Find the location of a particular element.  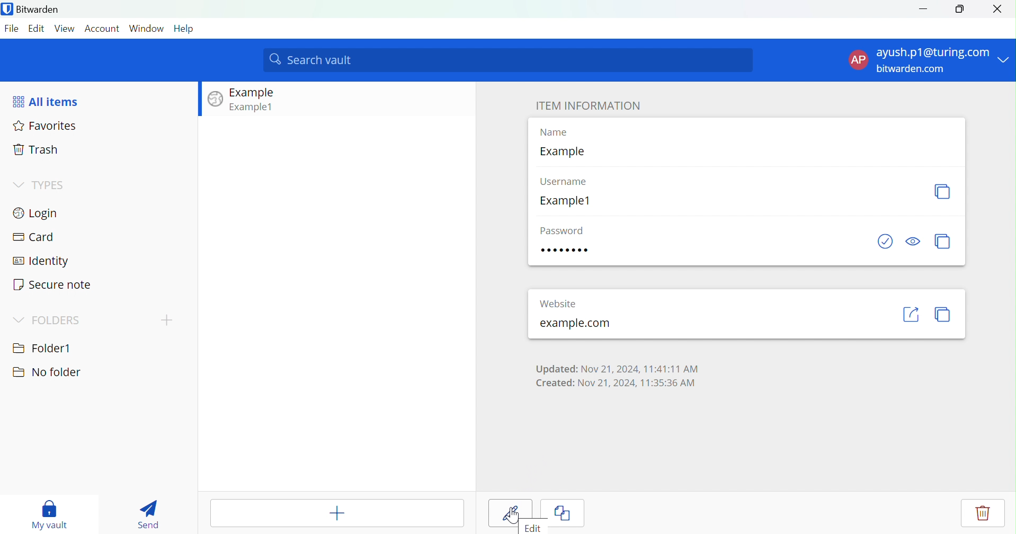

View is located at coordinates (66, 28).